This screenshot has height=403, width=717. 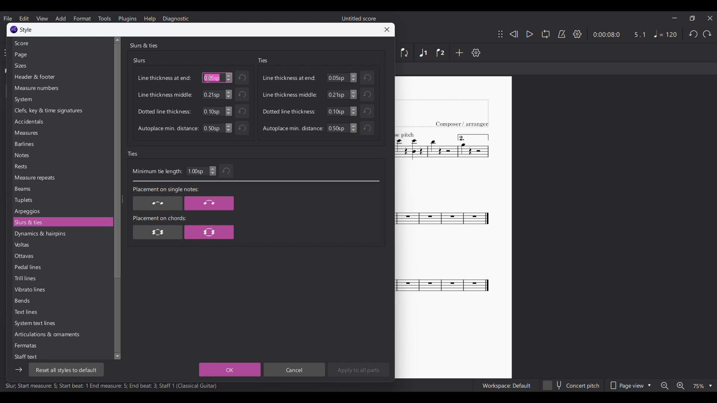 What do you see at coordinates (27, 30) in the screenshot?
I see `Style` at bounding box center [27, 30].